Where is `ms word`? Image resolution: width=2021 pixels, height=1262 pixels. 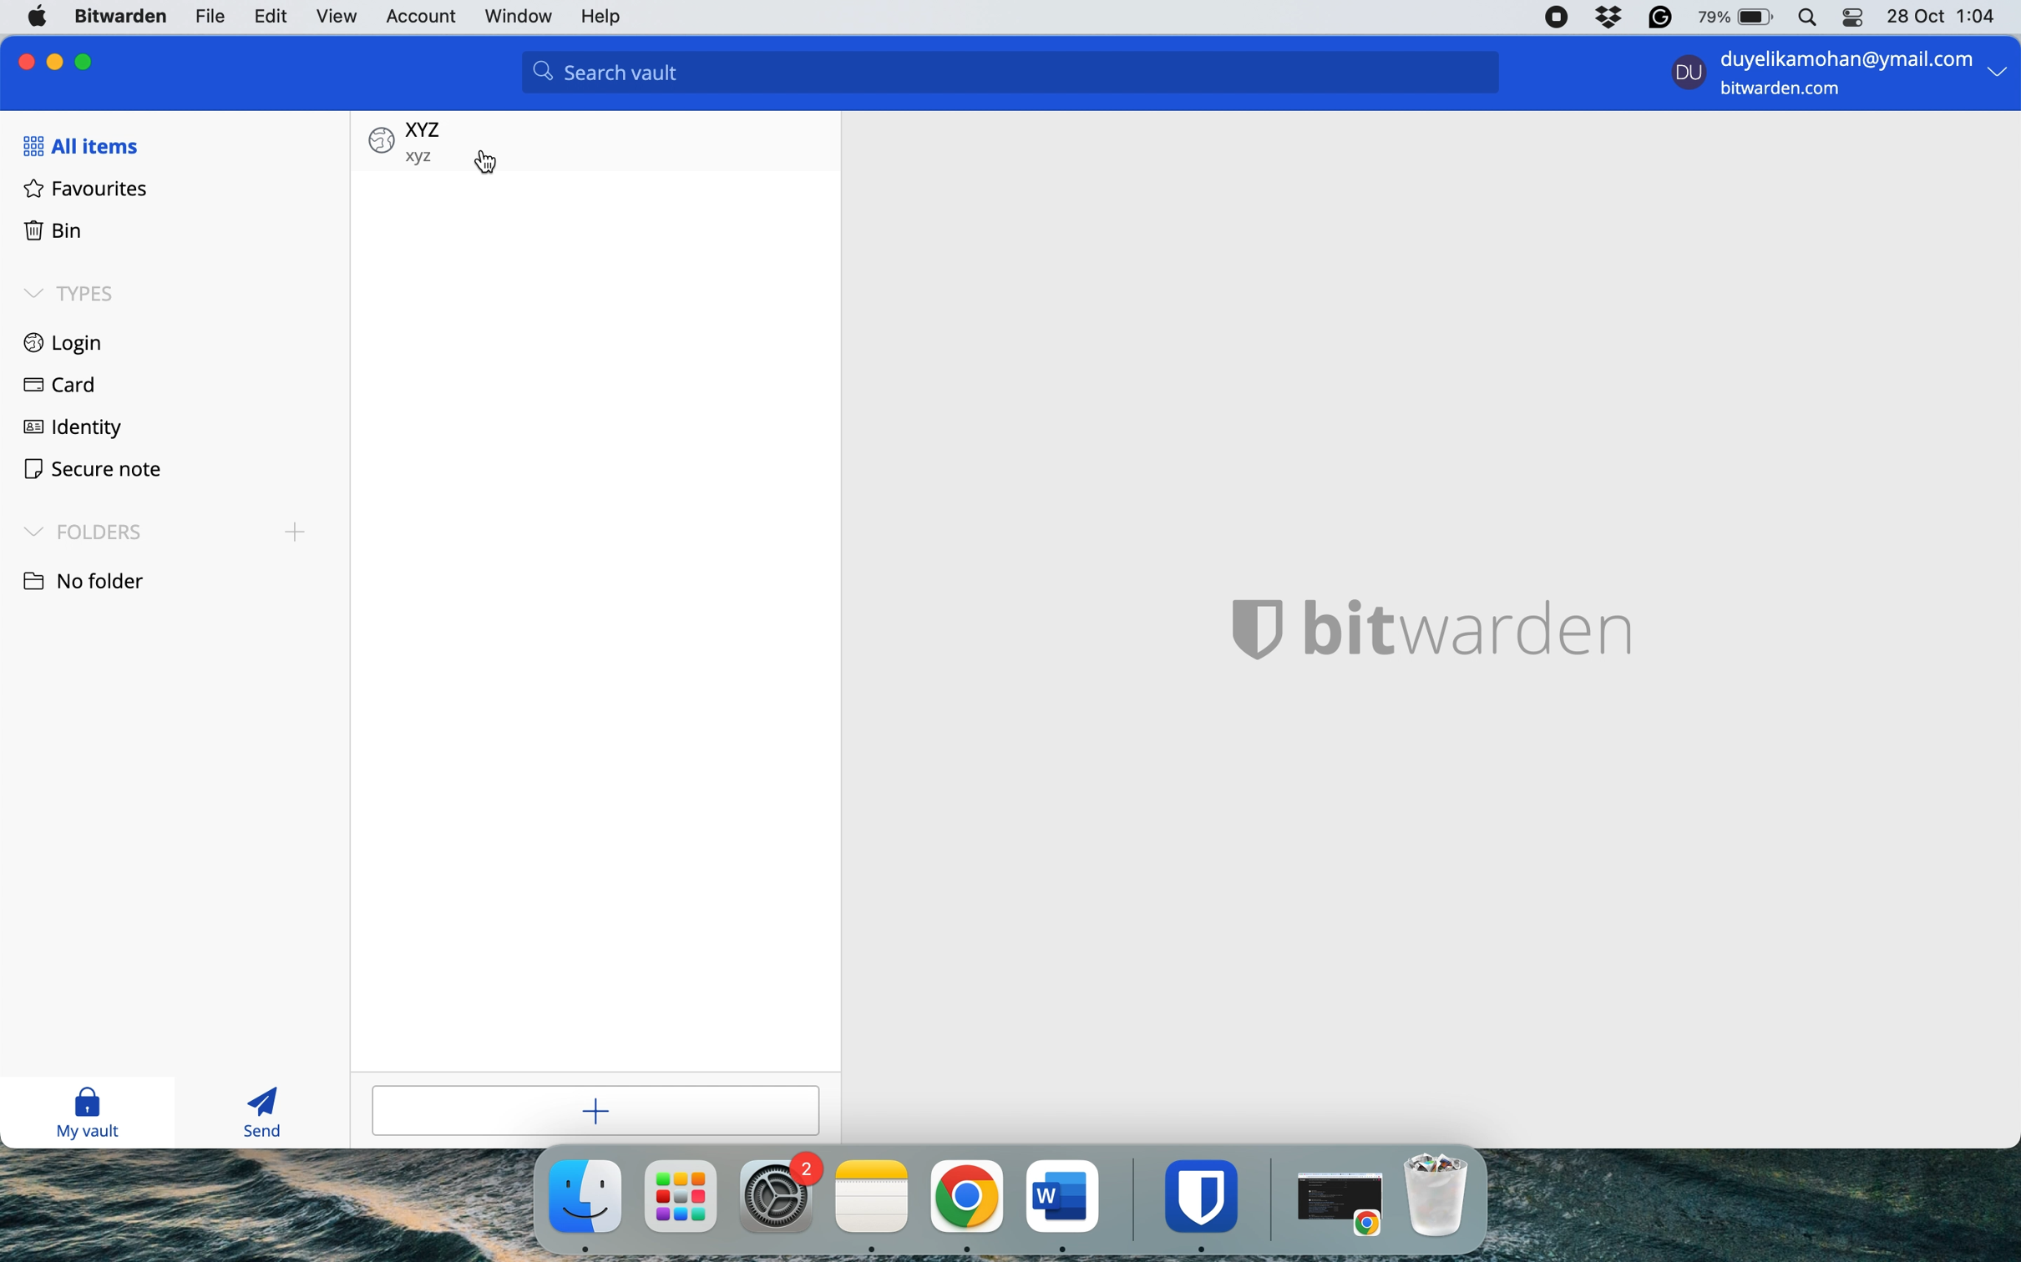
ms word is located at coordinates (1063, 1195).